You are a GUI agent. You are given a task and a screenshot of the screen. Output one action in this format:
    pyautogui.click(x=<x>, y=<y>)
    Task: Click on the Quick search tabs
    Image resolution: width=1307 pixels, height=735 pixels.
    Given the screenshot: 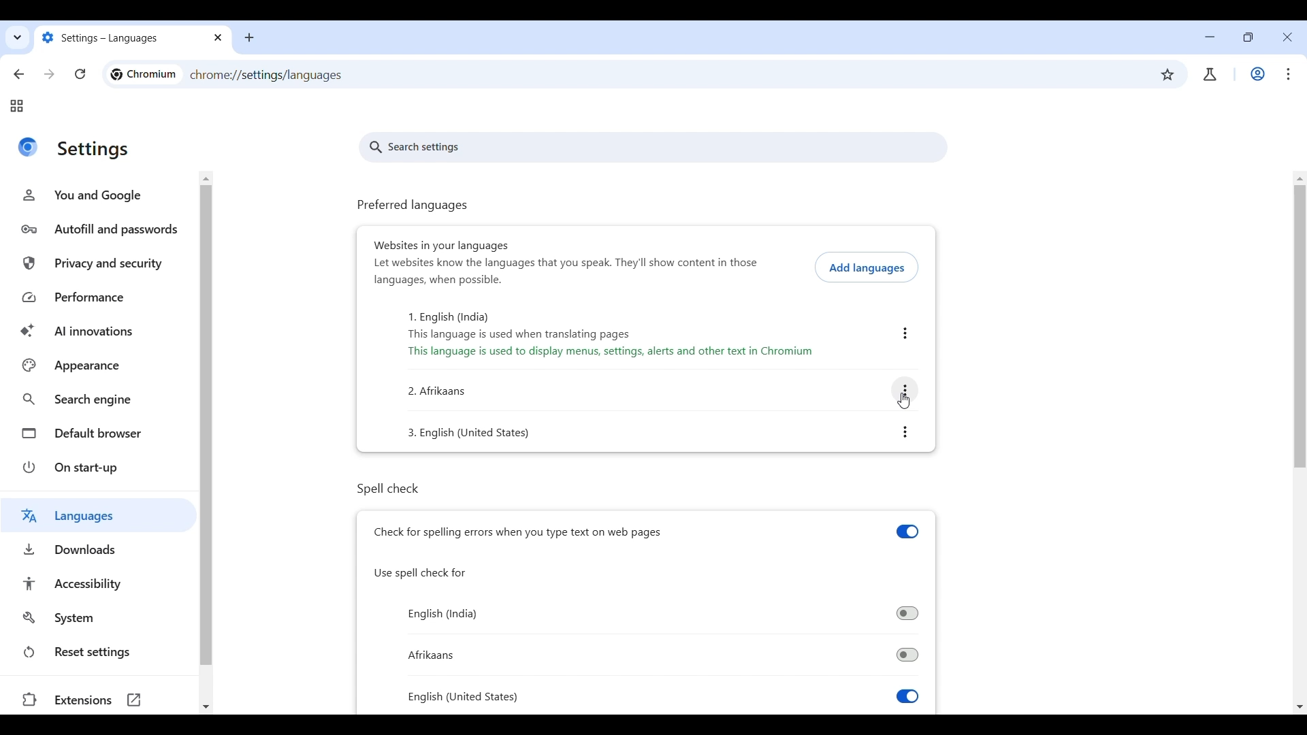 What is the action you would take?
    pyautogui.click(x=16, y=39)
    